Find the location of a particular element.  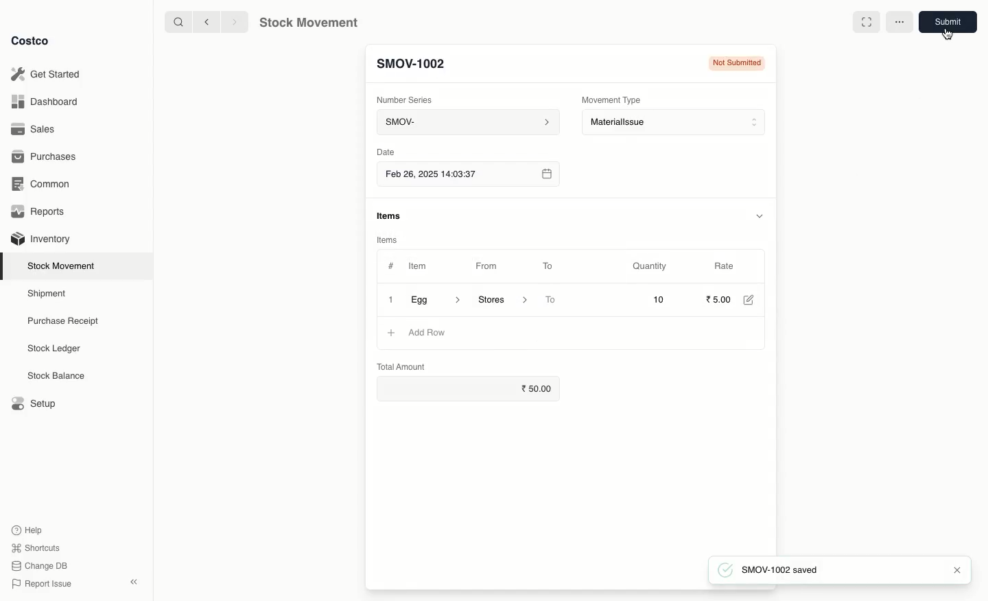

Help is located at coordinates (28, 528).